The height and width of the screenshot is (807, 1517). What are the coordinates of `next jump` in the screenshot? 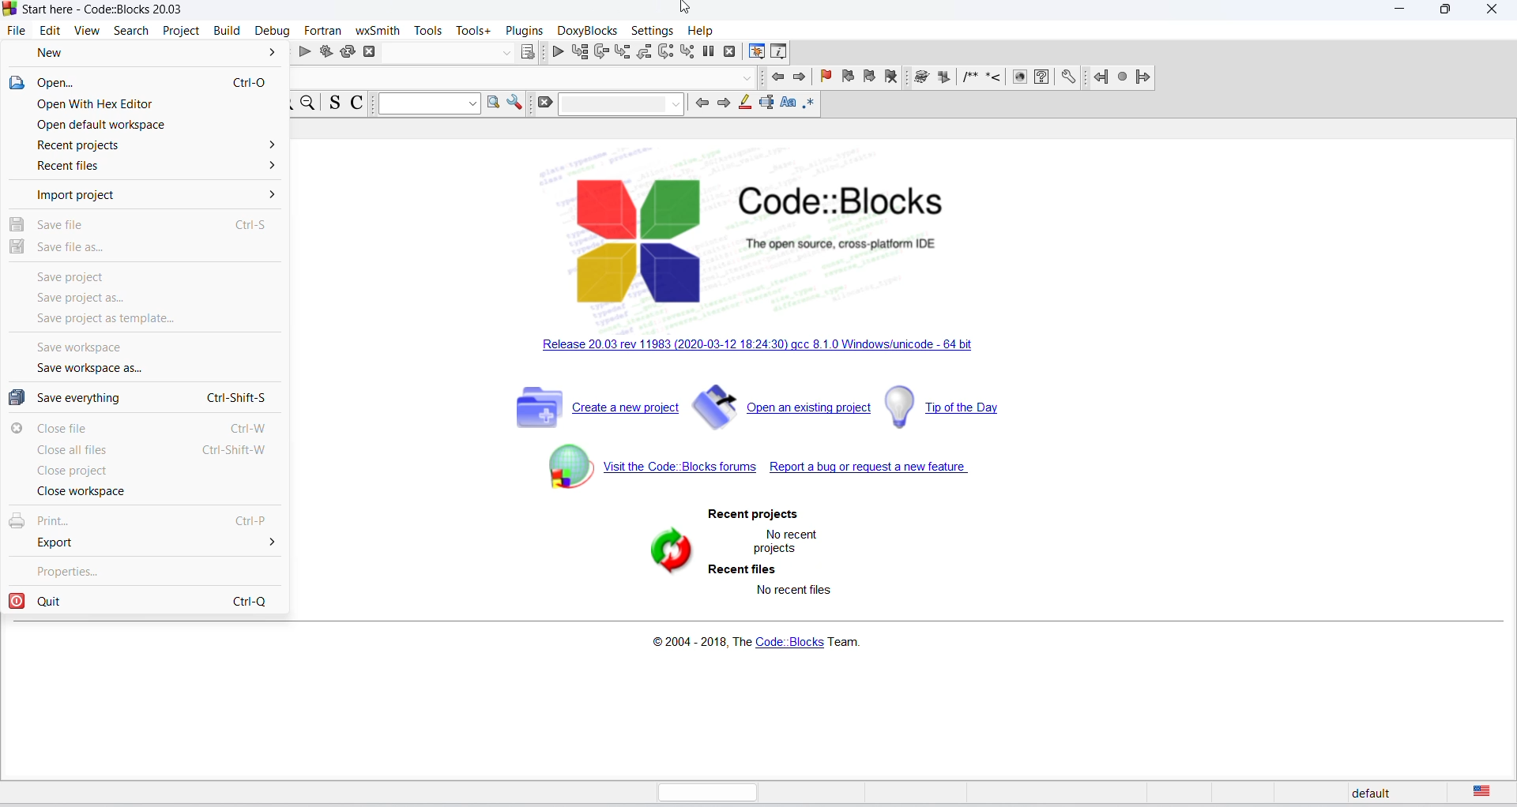 It's located at (1121, 78).